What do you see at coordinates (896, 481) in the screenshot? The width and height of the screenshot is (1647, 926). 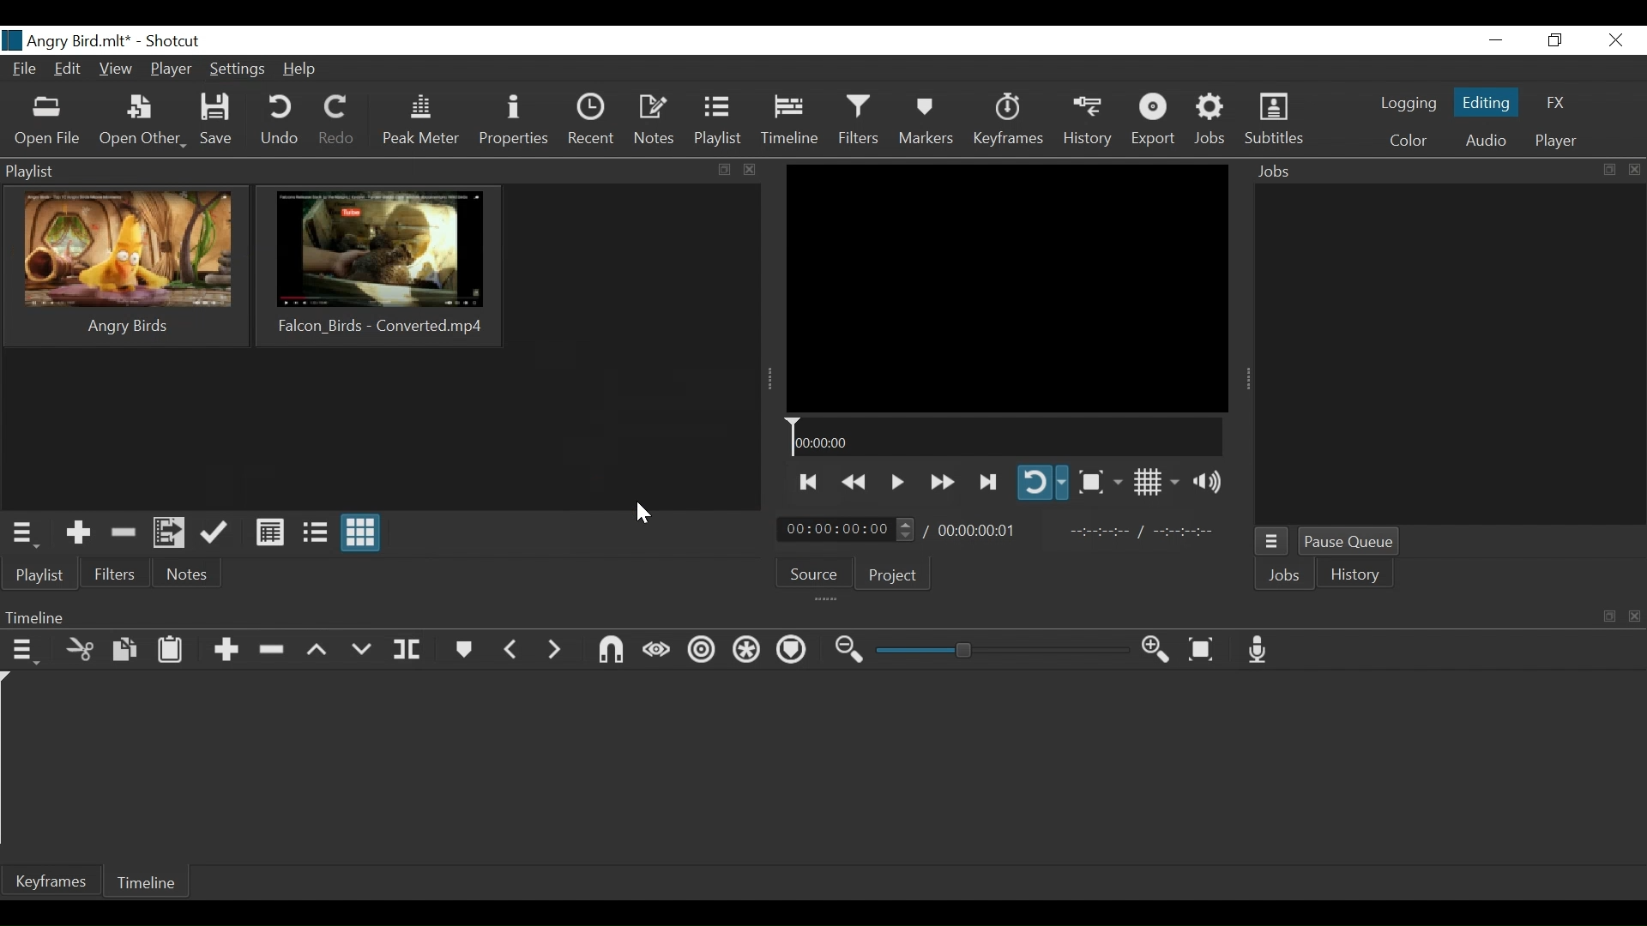 I see `Toggle play or pause (space)` at bounding box center [896, 481].